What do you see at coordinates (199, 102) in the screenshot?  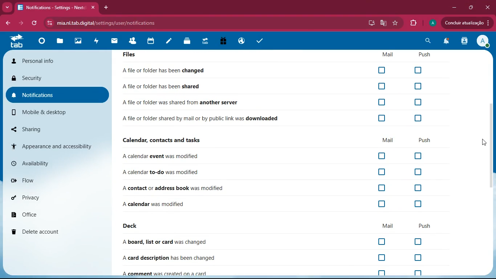 I see `file shared from another server` at bounding box center [199, 102].